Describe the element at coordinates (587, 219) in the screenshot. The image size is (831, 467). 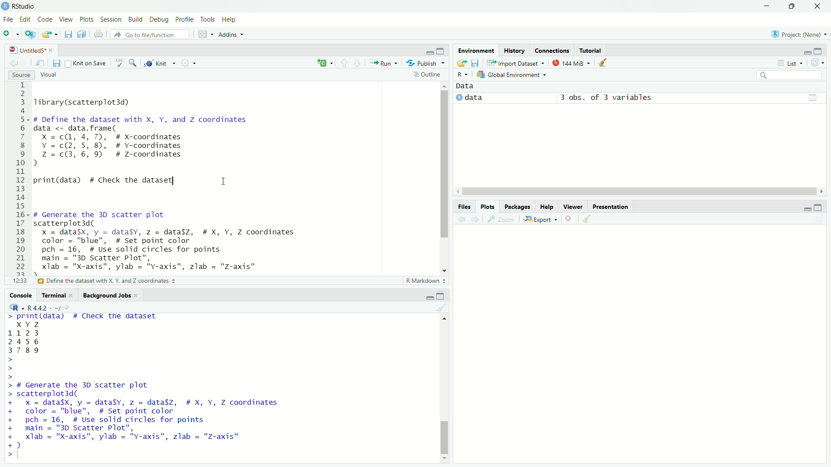
I see `clear all plots` at that location.